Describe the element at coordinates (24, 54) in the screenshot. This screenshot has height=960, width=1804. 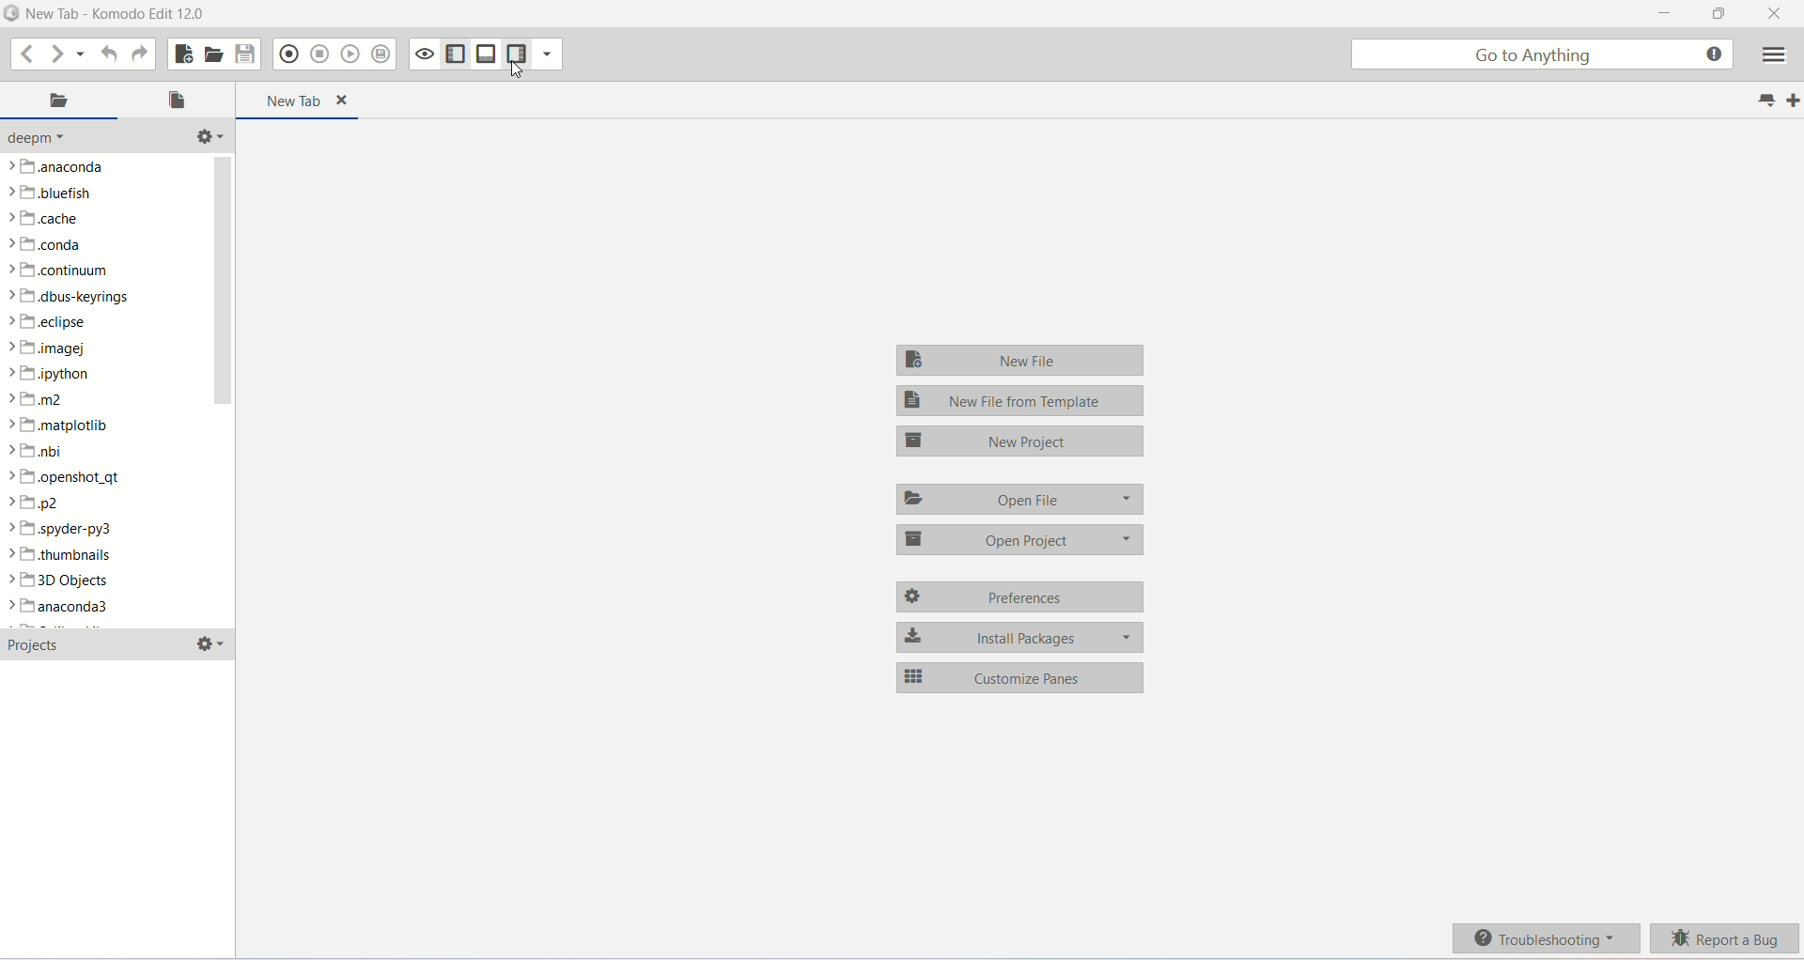
I see `go back one step` at that location.